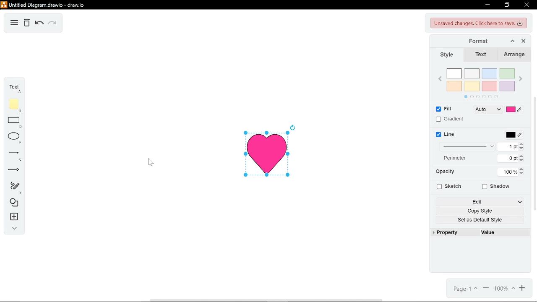 The width and height of the screenshot is (537, 302). What do you see at coordinates (479, 23) in the screenshot?
I see `unsaved changes. Click here to save` at bounding box center [479, 23].